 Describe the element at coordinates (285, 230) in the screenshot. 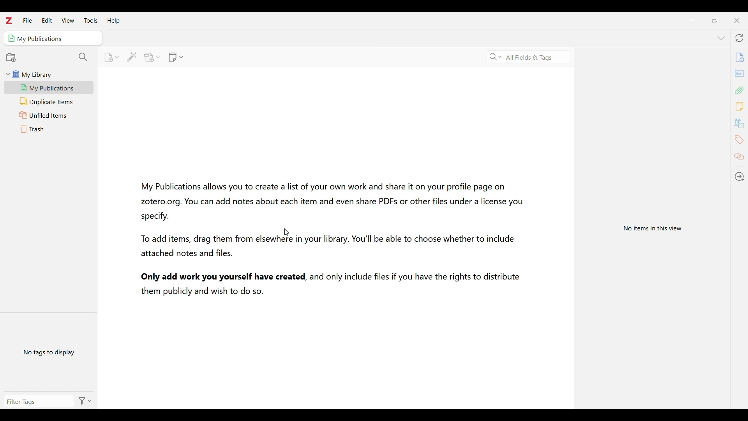

I see `Cursor` at that location.